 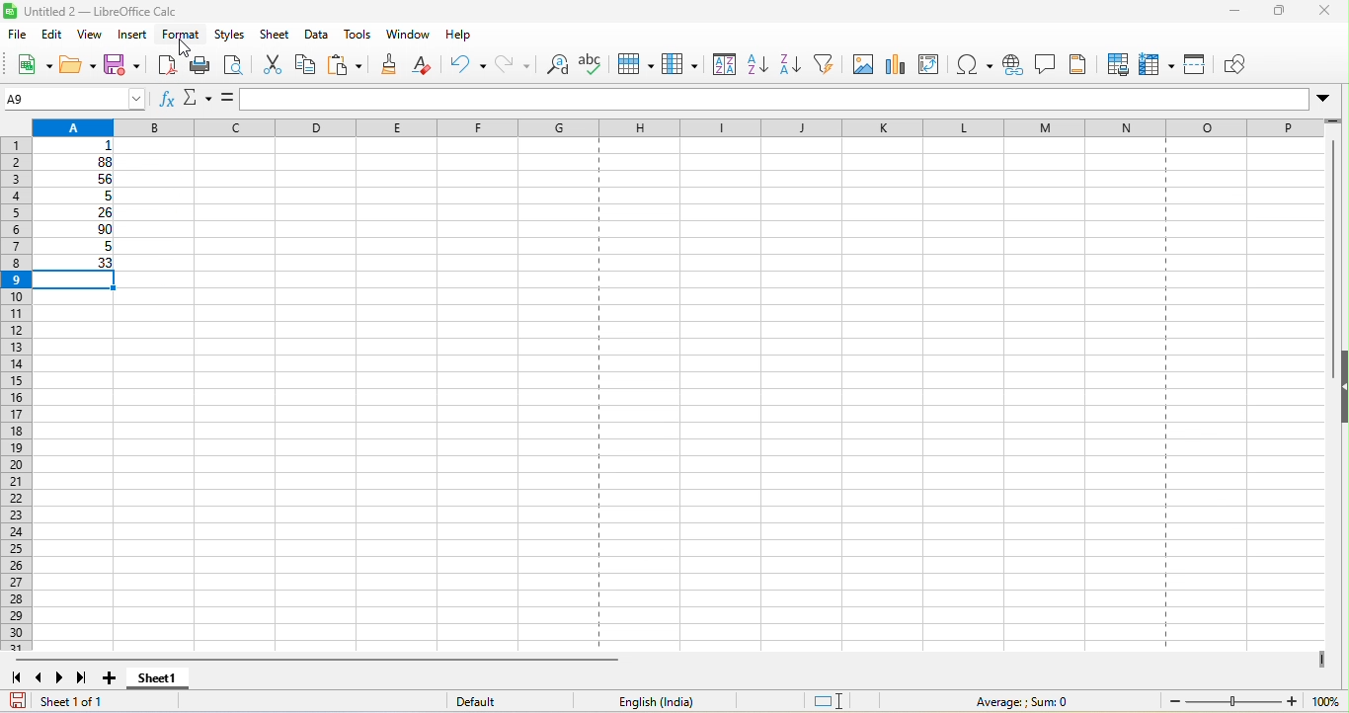 I want to click on default, so click(x=498, y=702).